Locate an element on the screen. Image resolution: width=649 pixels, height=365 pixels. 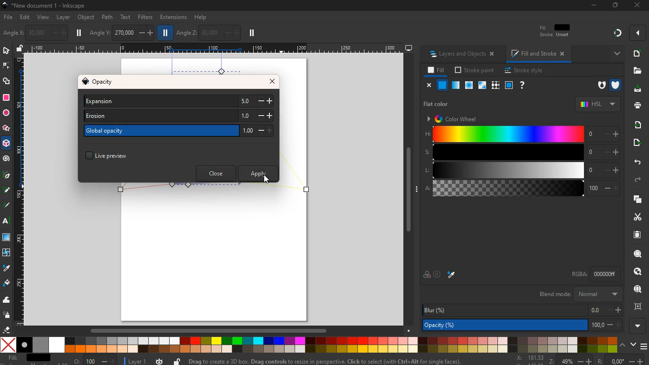
filters is located at coordinates (143, 18).